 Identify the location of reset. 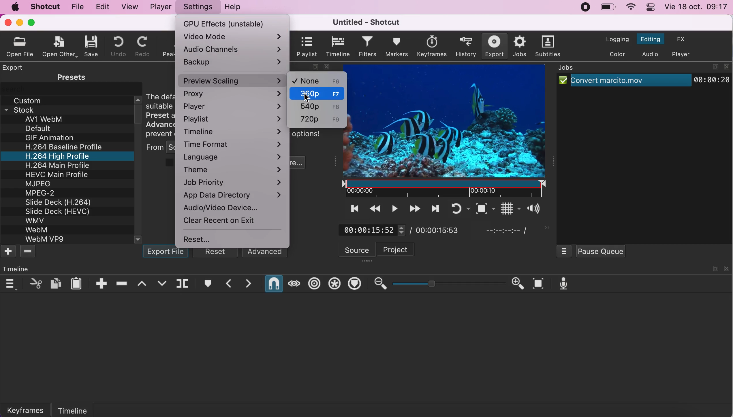
(217, 253).